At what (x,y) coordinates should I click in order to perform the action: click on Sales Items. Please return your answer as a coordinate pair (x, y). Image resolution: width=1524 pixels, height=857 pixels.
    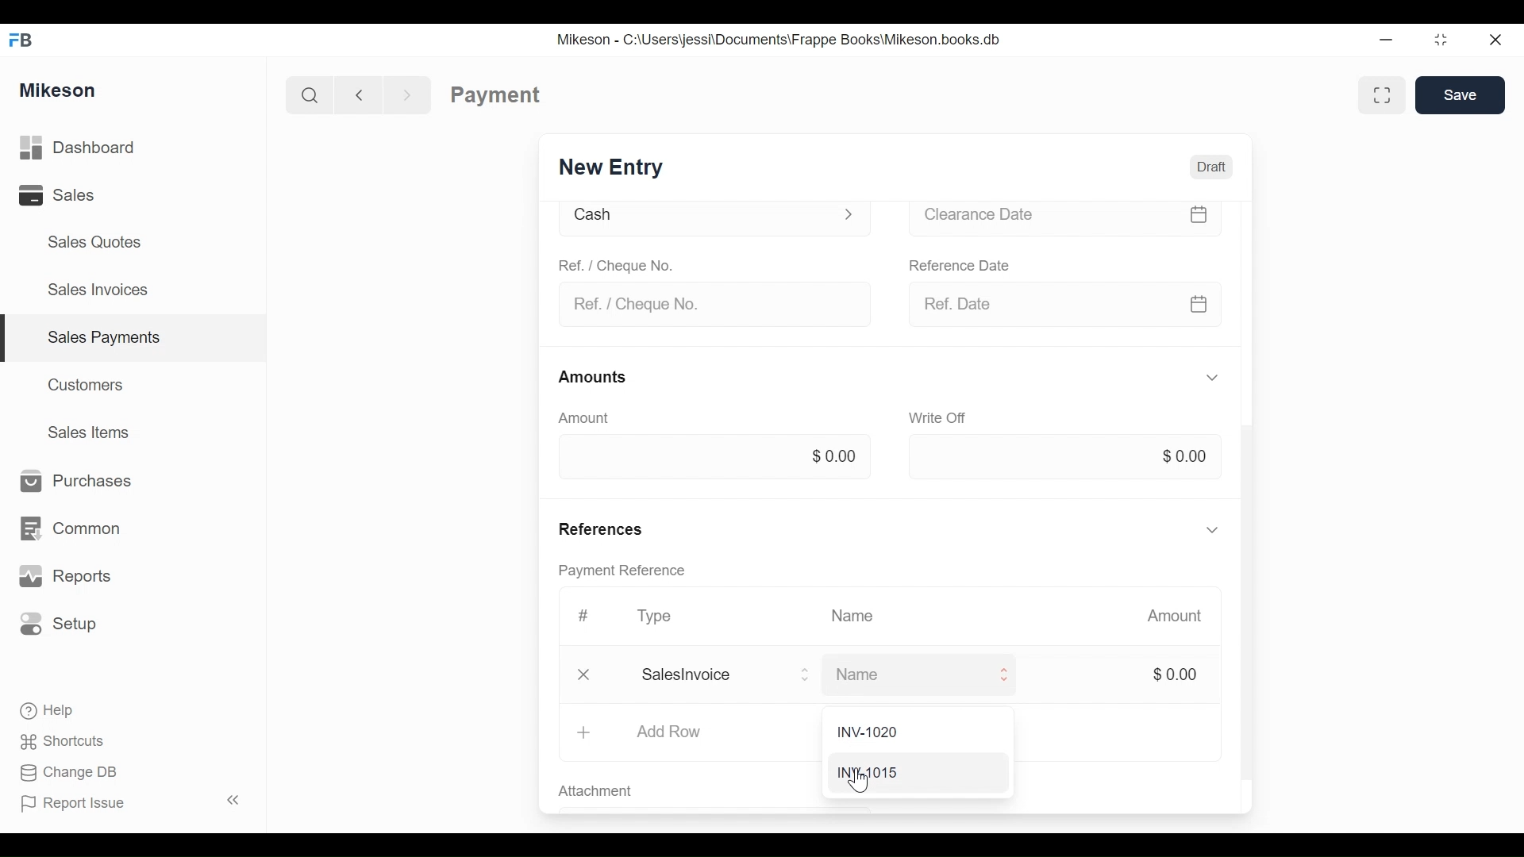
    Looking at the image, I should click on (96, 433).